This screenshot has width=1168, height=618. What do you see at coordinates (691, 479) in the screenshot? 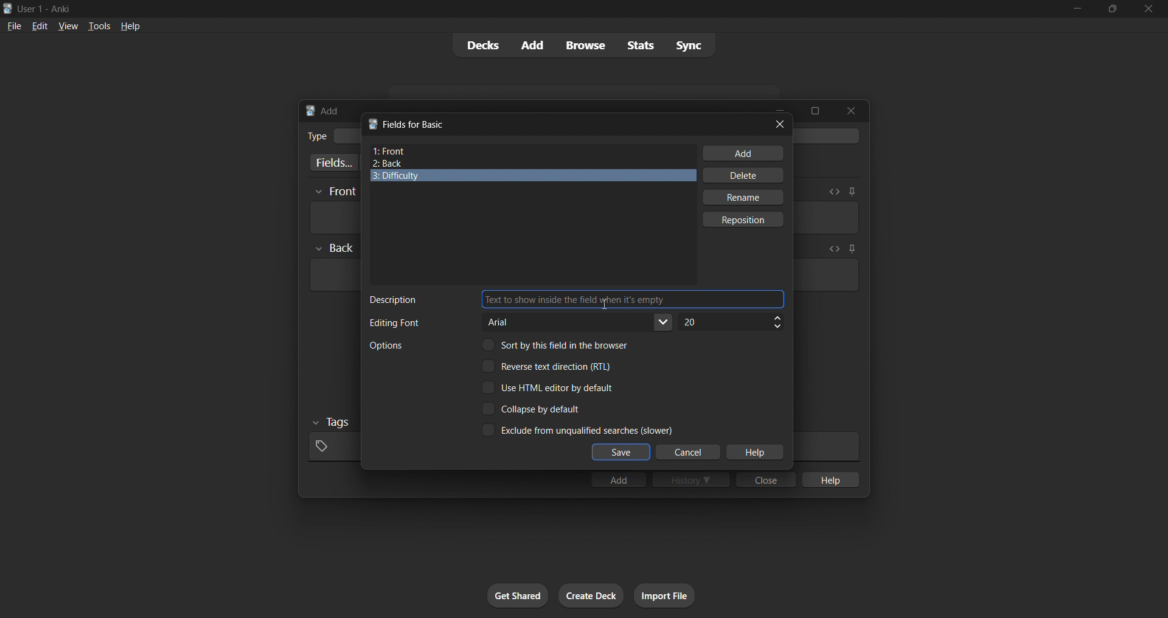
I see `history` at bounding box center [691, 479].